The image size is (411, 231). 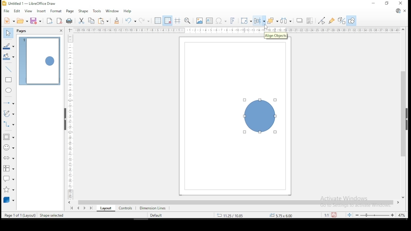 What do you see at coordinates (9, 47) in the screenshot?
I see `line color` at bounding box center [9, 47].